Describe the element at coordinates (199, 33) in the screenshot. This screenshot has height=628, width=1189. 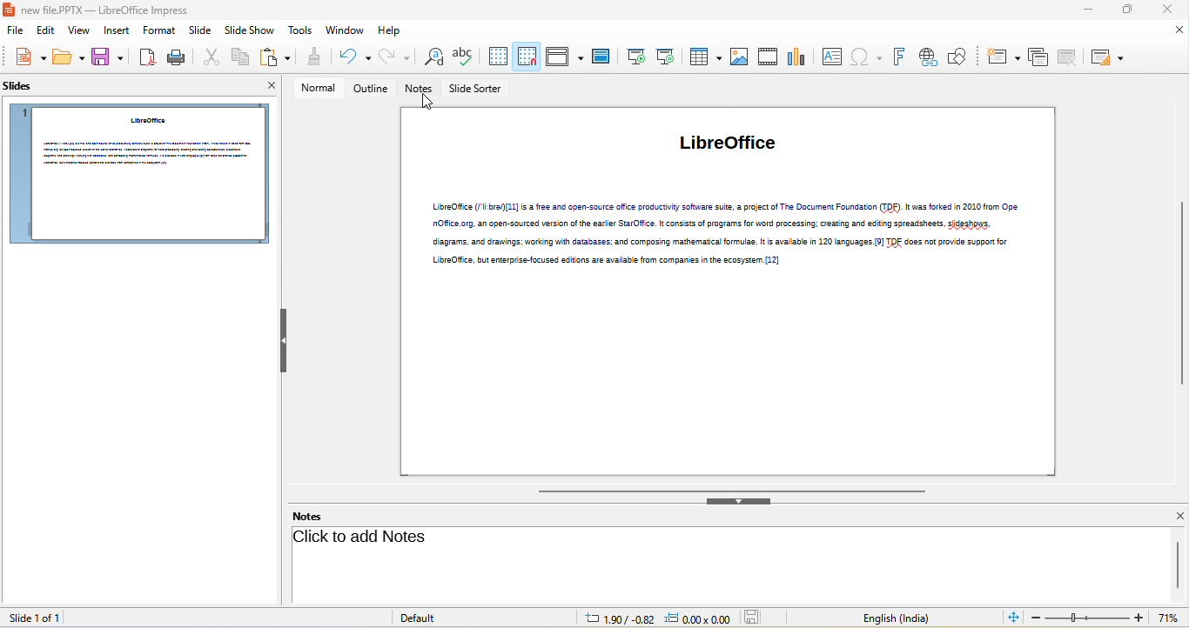
I see `slide` at that location.